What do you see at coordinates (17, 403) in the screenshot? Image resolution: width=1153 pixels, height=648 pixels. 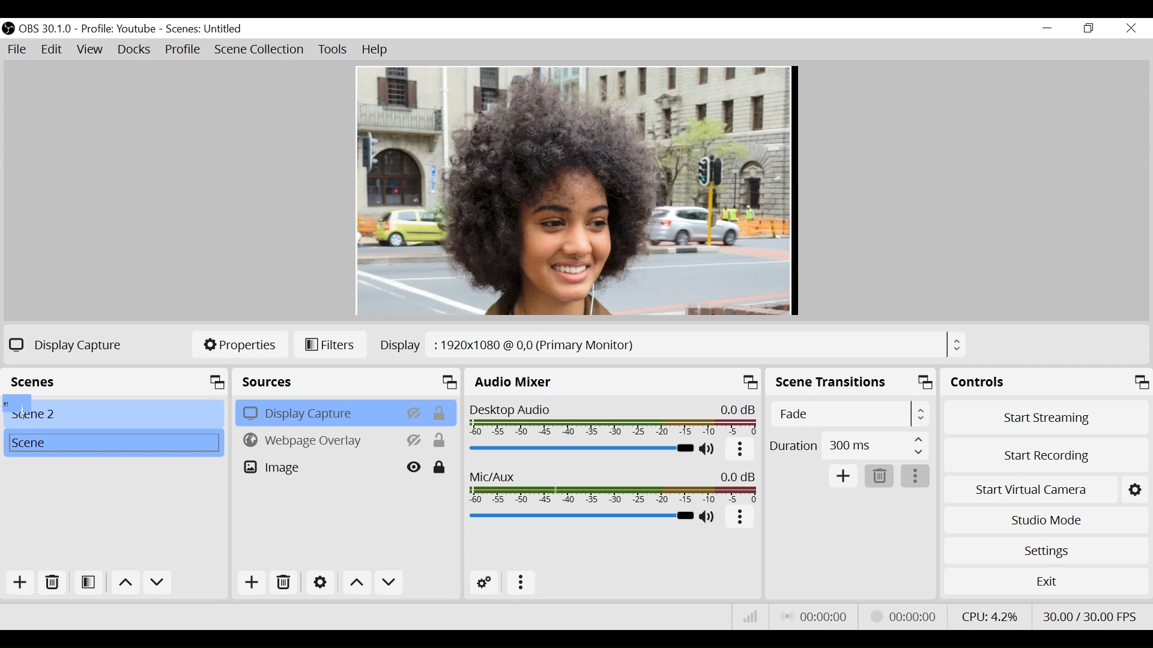 I see `Cursor` at bounding box center [17, 403].